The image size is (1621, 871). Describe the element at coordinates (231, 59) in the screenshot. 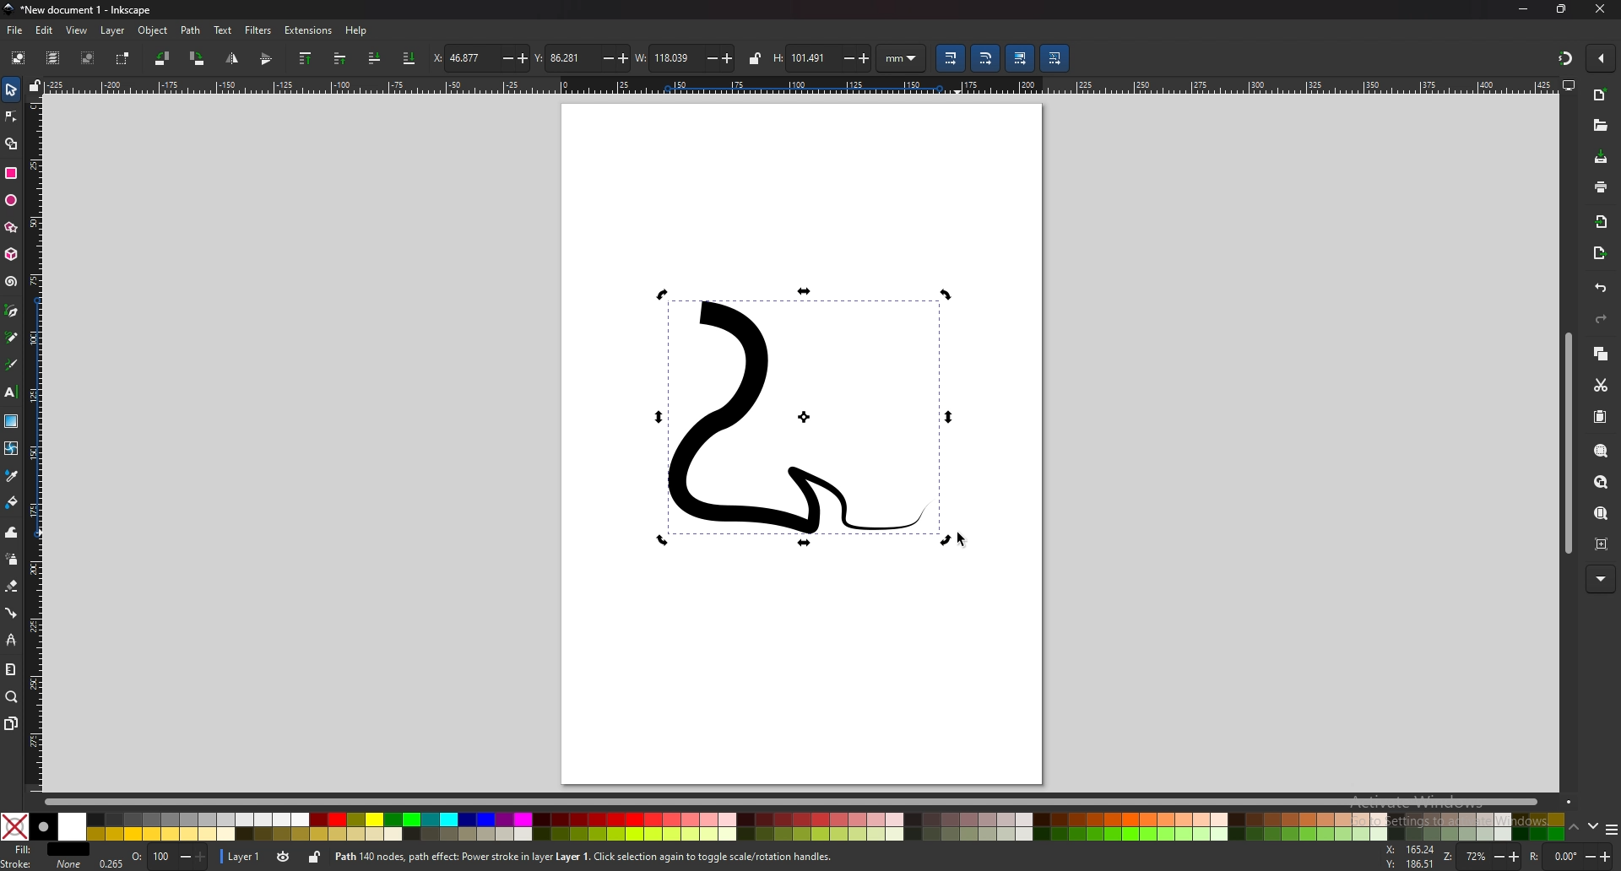

I see `flip vertically` at that location.